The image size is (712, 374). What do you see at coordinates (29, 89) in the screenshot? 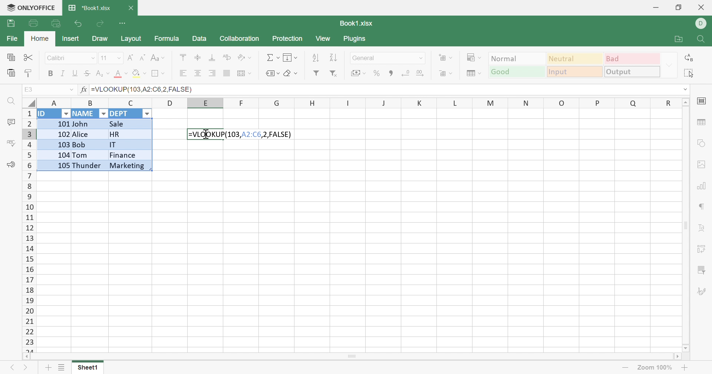
I see `A1` at bounding box center [29, 89].